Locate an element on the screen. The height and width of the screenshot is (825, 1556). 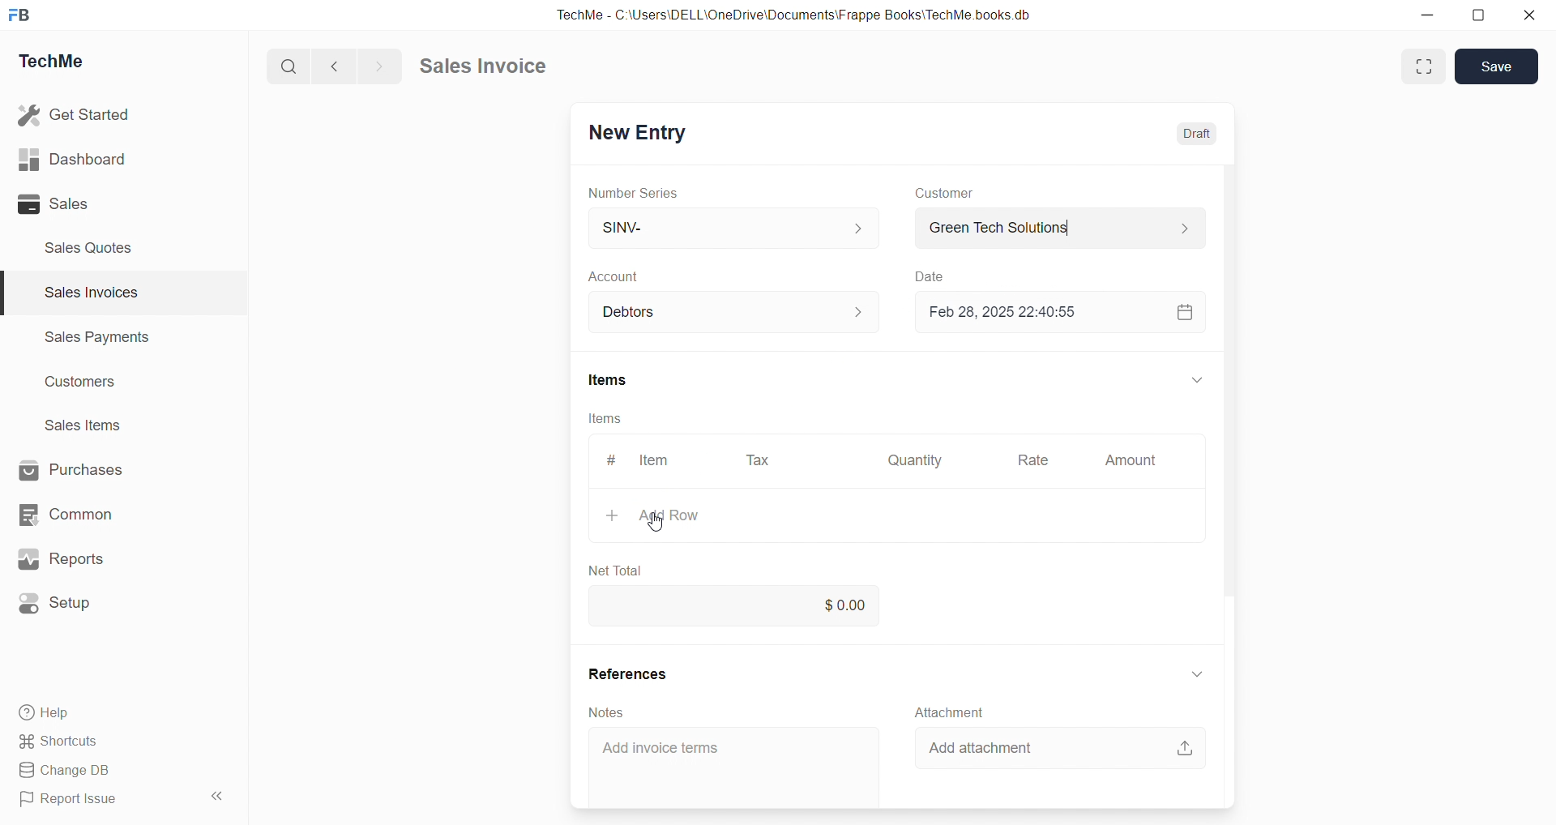
Notes is located at coordinates (605, 712).